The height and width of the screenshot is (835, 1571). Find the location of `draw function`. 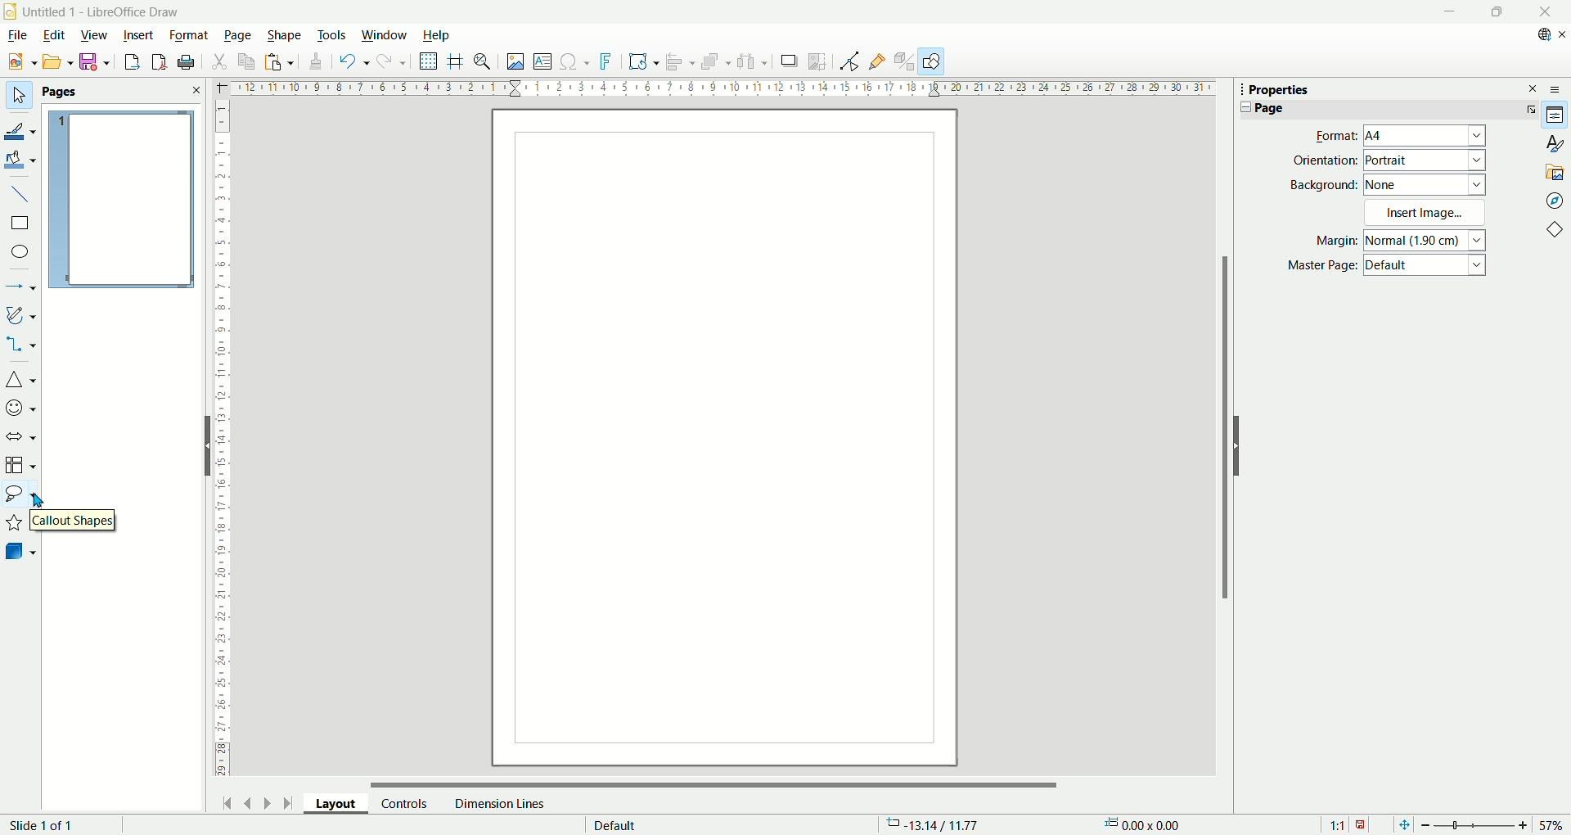

draw function is located at coordinates (934, 61).